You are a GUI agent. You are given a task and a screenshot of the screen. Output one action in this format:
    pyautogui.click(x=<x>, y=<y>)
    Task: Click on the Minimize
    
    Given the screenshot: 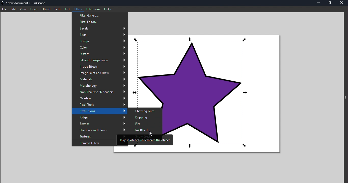 What is the action you would take?
    pyautogui.click(x=319, y=3)
    